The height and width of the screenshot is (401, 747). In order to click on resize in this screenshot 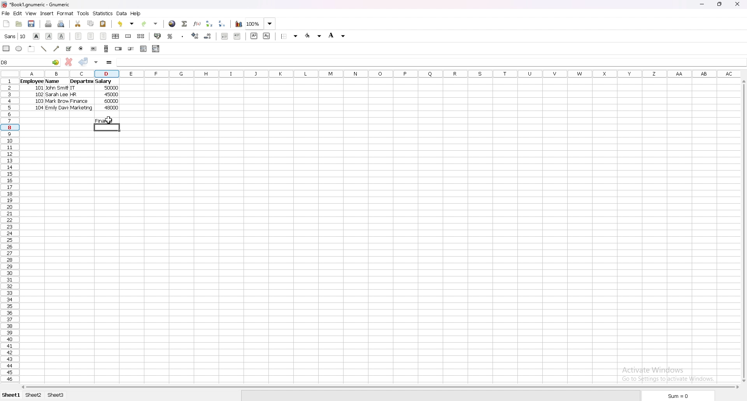, I will do `click(721, 5)`.